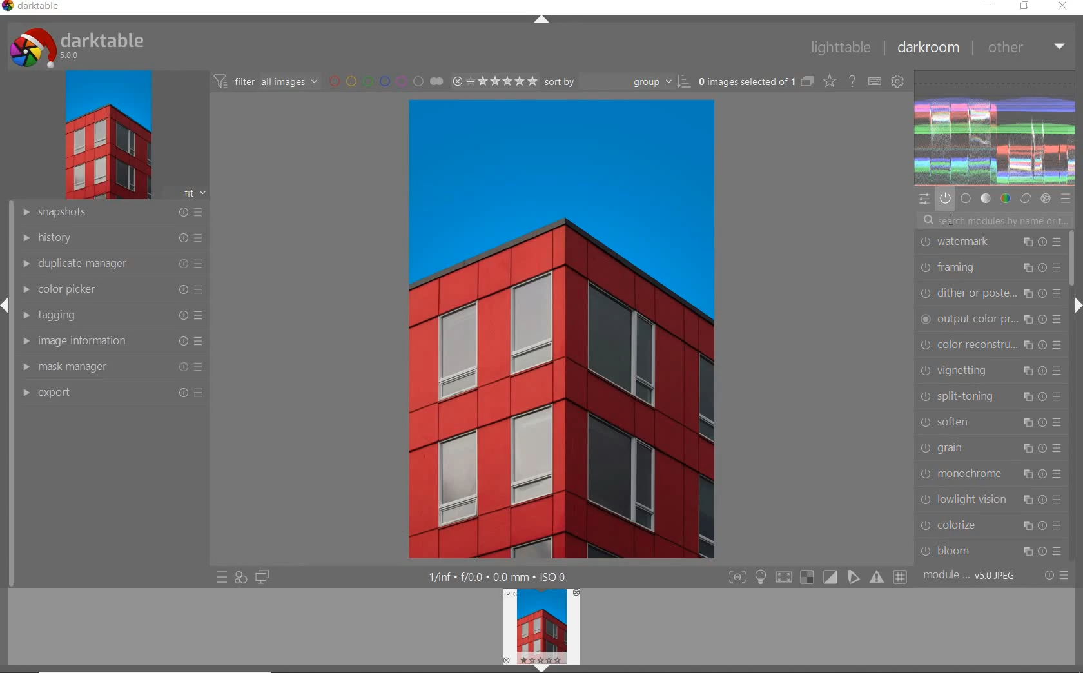 The height and width of the screenshot is (673, 1083). Describe the element at coordinates (971, 575) in the screenshot. I see `module order` at that location.